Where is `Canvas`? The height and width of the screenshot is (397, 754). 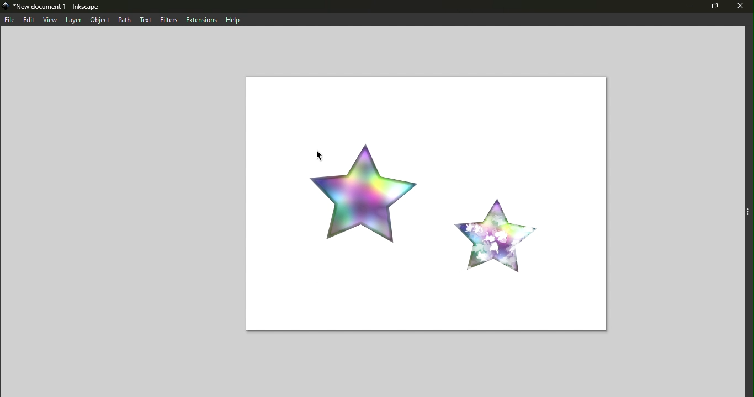 Canvas is located at coordinates (429, 206).